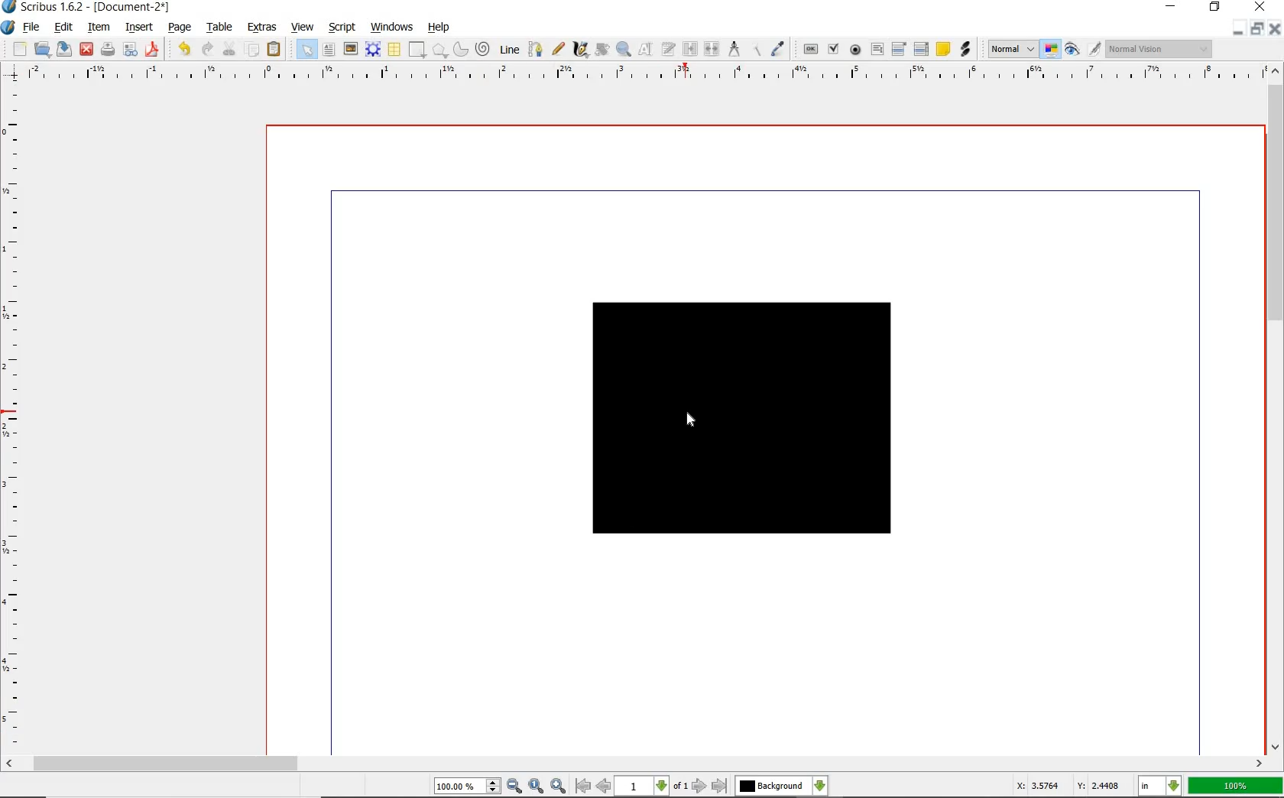 Image resolution: width=1284 pixels, height=798 pixels. I want to click on help, so click(440, 28).